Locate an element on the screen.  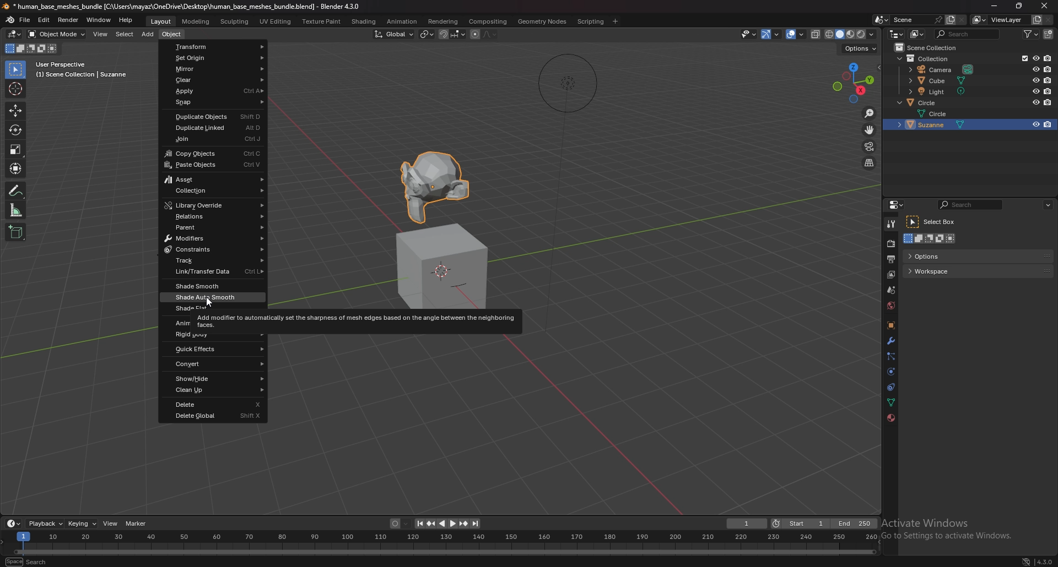
cursor is located at coordinates (1046, 6).